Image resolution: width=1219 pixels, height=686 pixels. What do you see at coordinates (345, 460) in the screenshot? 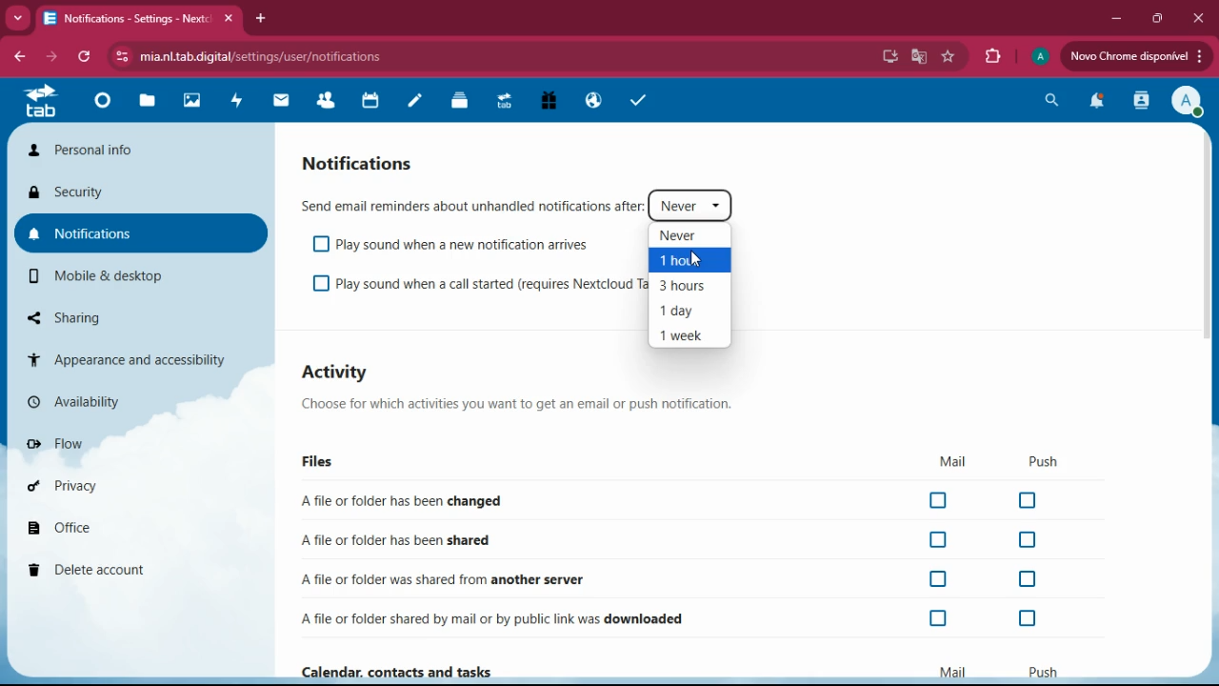
I see `files` at bounding box center [345, 460].